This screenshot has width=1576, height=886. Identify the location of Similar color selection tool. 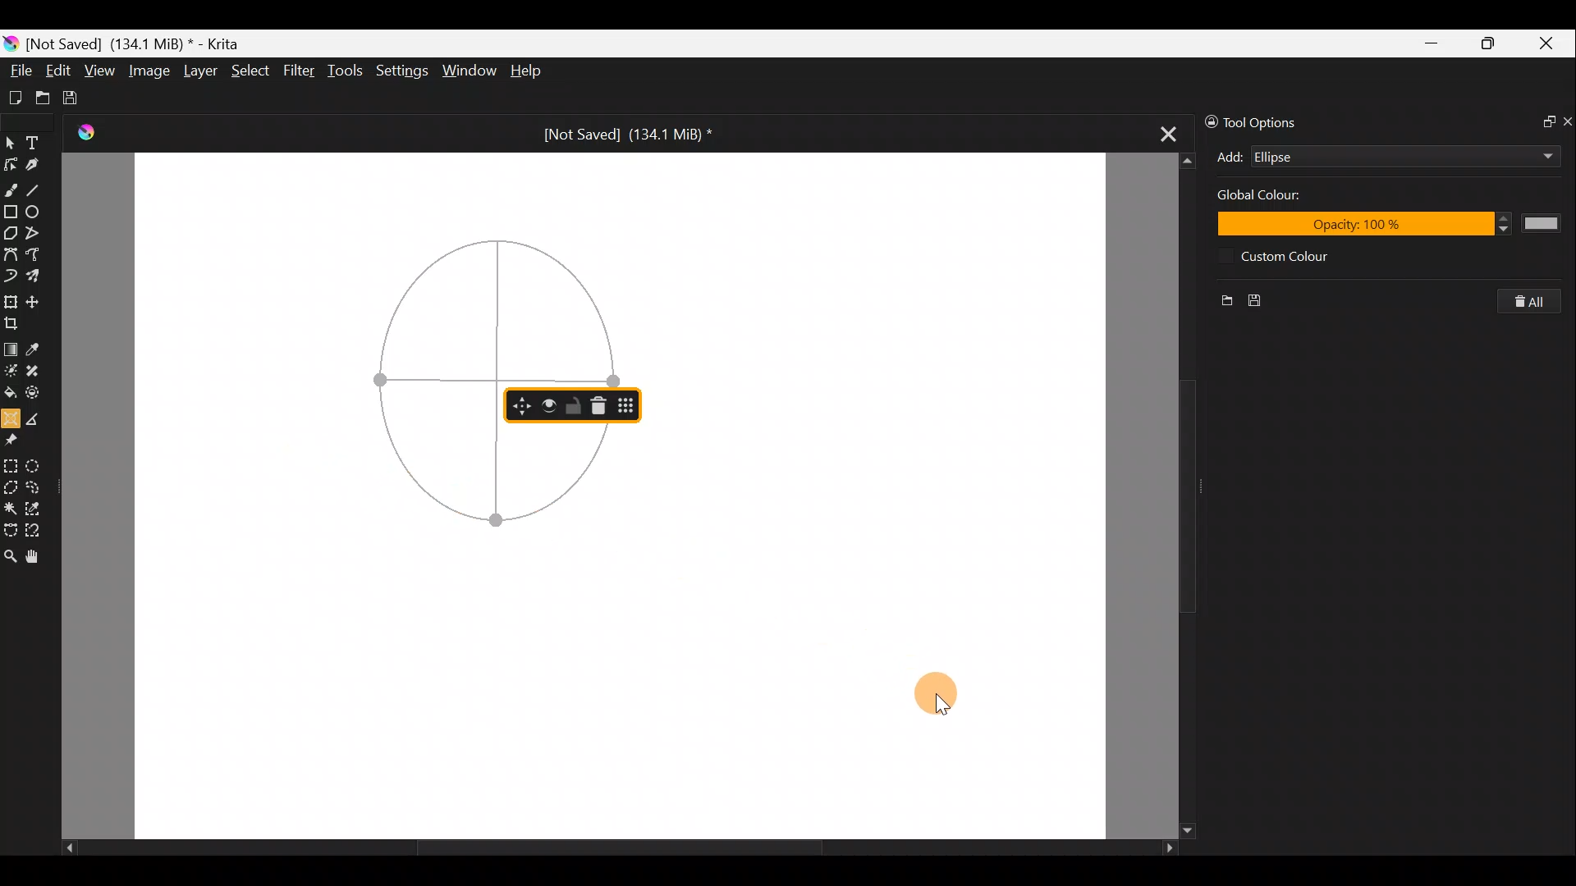
(40, 506).